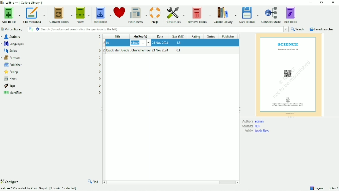 This screenshot has width=339, height=191. I want to click on Fetch news, so click(138, 16).